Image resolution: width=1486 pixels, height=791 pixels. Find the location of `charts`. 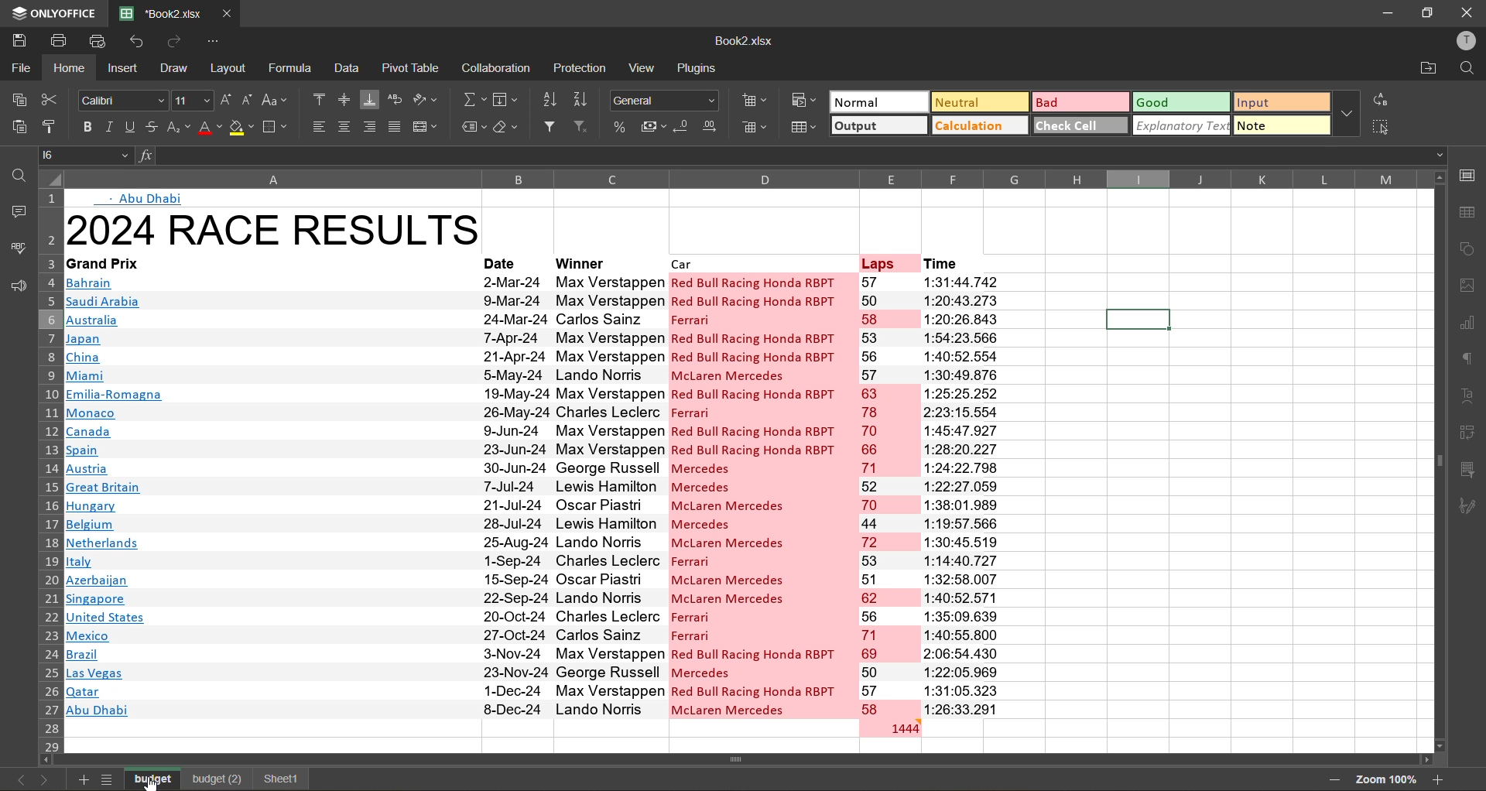

charts is located at coordinates (1469, 325).